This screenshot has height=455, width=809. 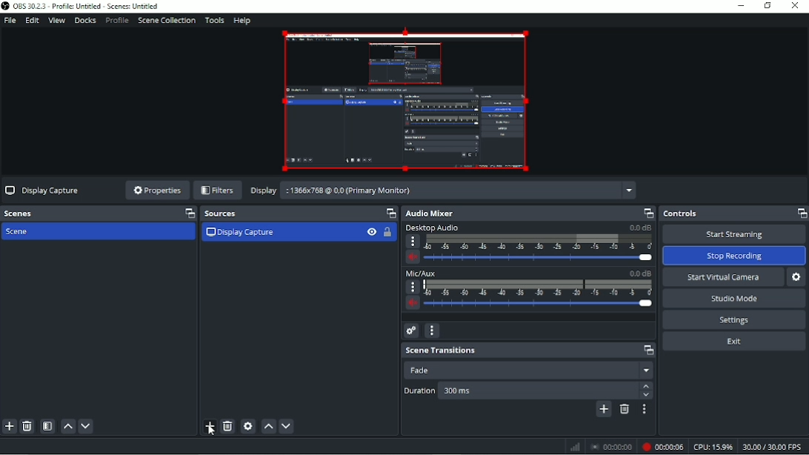 I want to click on File, so click(x=10, y=21).